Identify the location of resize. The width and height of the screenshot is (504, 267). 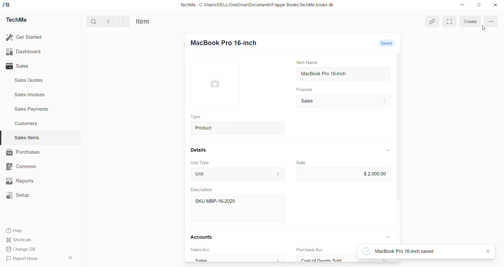
(479, 5).